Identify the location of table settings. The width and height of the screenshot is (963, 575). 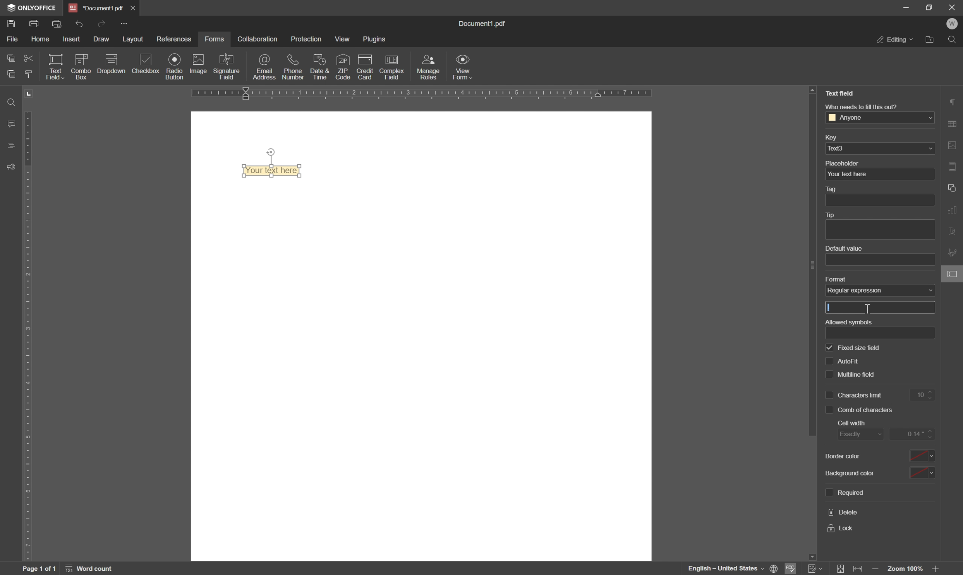
(954, 123).